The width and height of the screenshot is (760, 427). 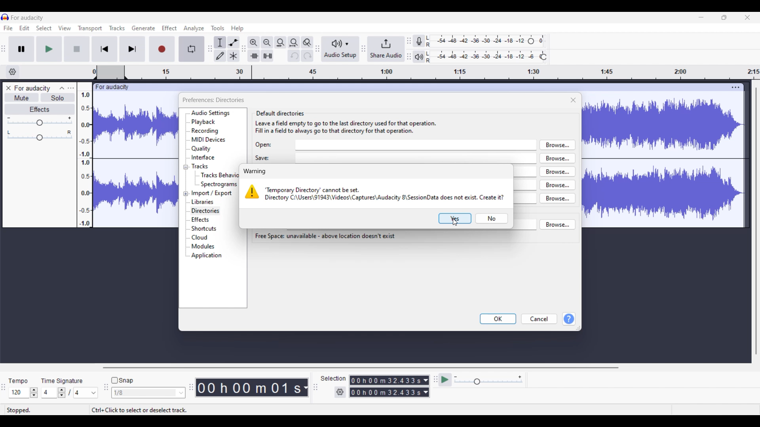 I want to click on Timeline options, so click(x=13, y=72).